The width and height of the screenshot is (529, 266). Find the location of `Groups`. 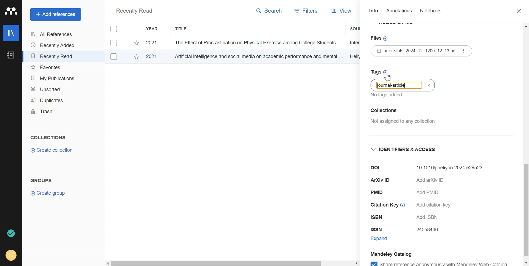

Groups is located at coordinates (43, 180).